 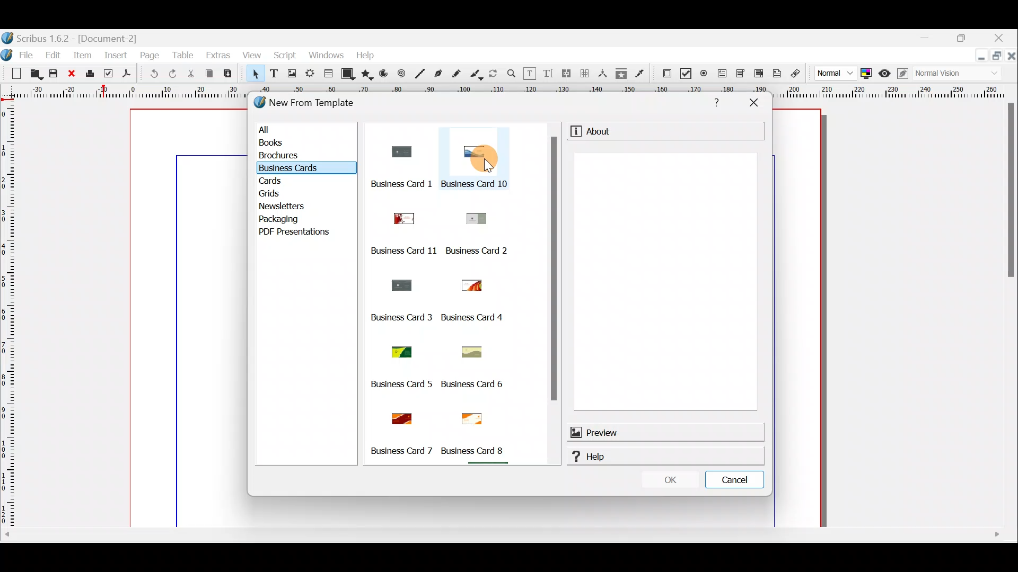 I want to click on Spiral, so click(x=401, y=73).